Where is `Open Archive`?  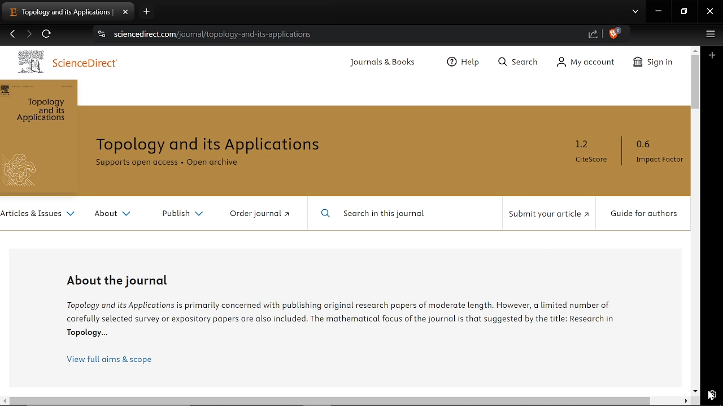 Open Archive is located at coordinates (214, 163).